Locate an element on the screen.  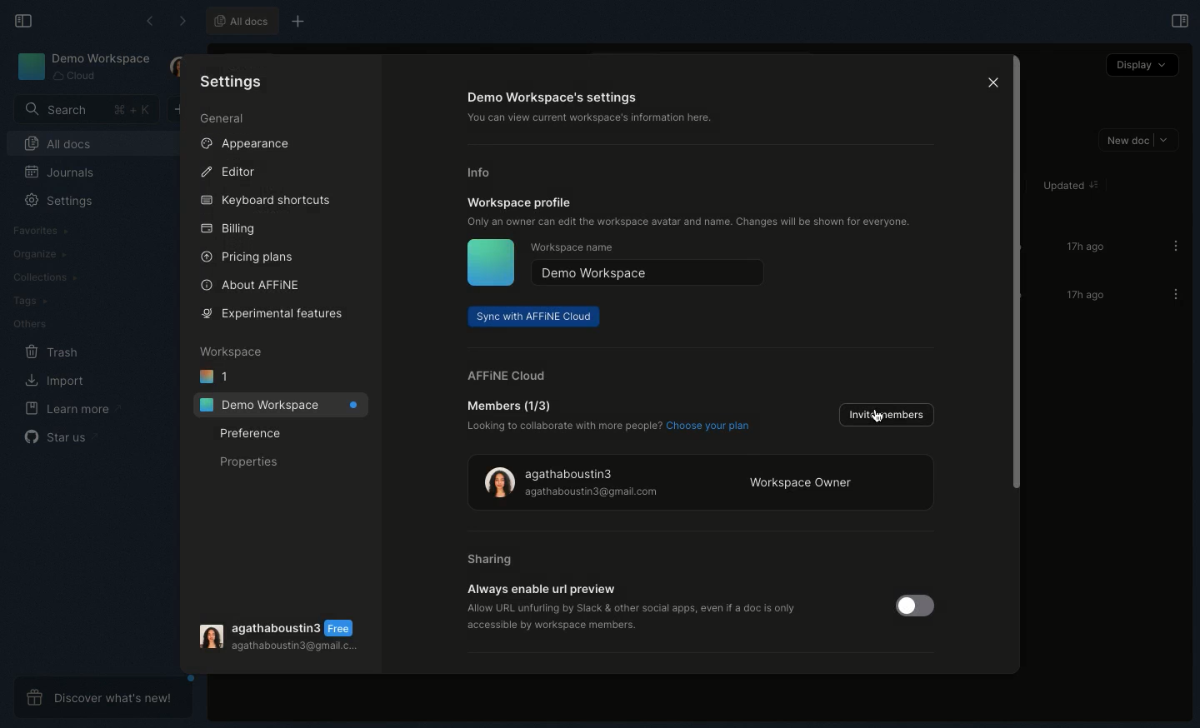
User is located at coordinates (279, 635).